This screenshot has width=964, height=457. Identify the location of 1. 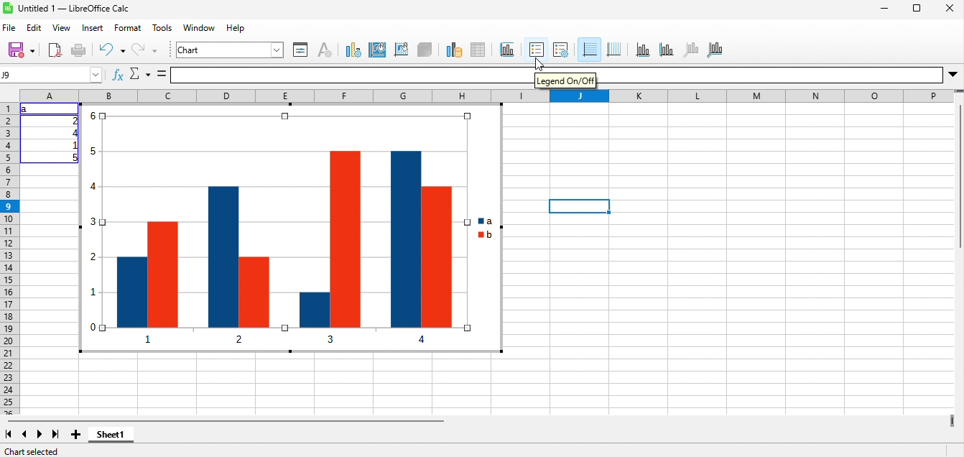
(74, 145).